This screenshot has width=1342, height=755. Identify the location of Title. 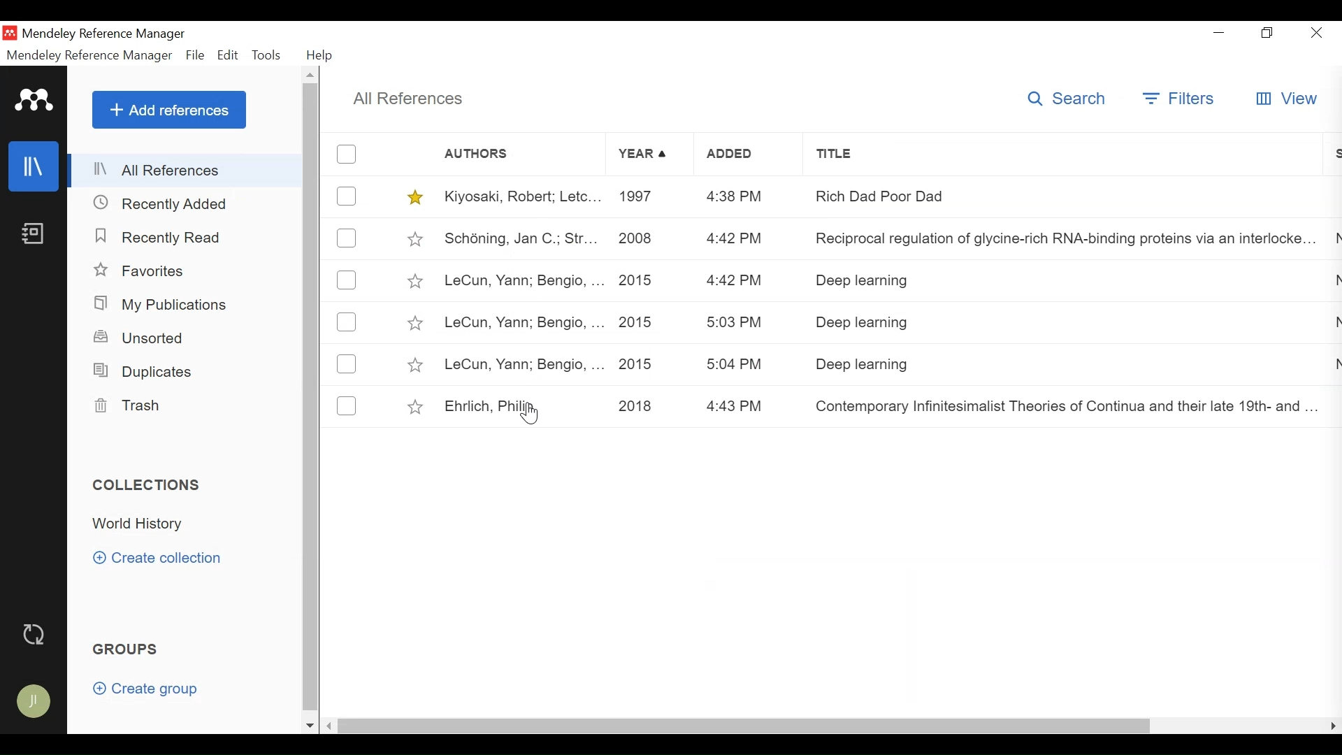
(1070, 154).